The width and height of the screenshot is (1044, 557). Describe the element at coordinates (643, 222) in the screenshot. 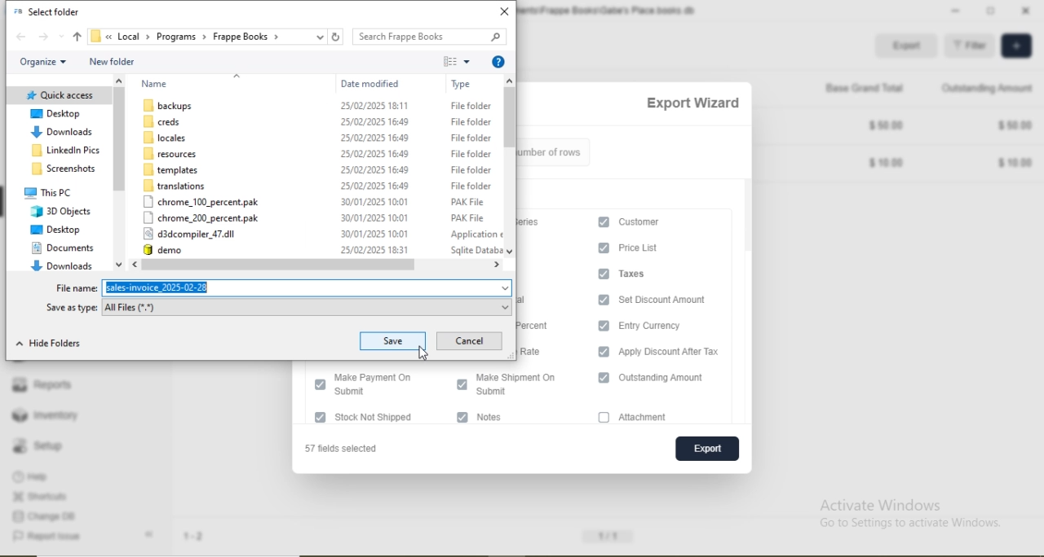

I see `Customer` at that location.